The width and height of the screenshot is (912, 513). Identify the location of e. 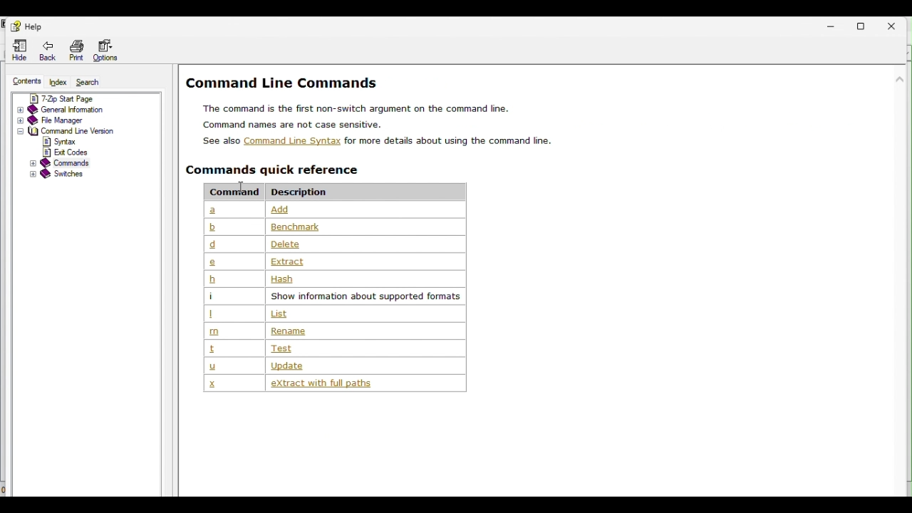
(212, 261).